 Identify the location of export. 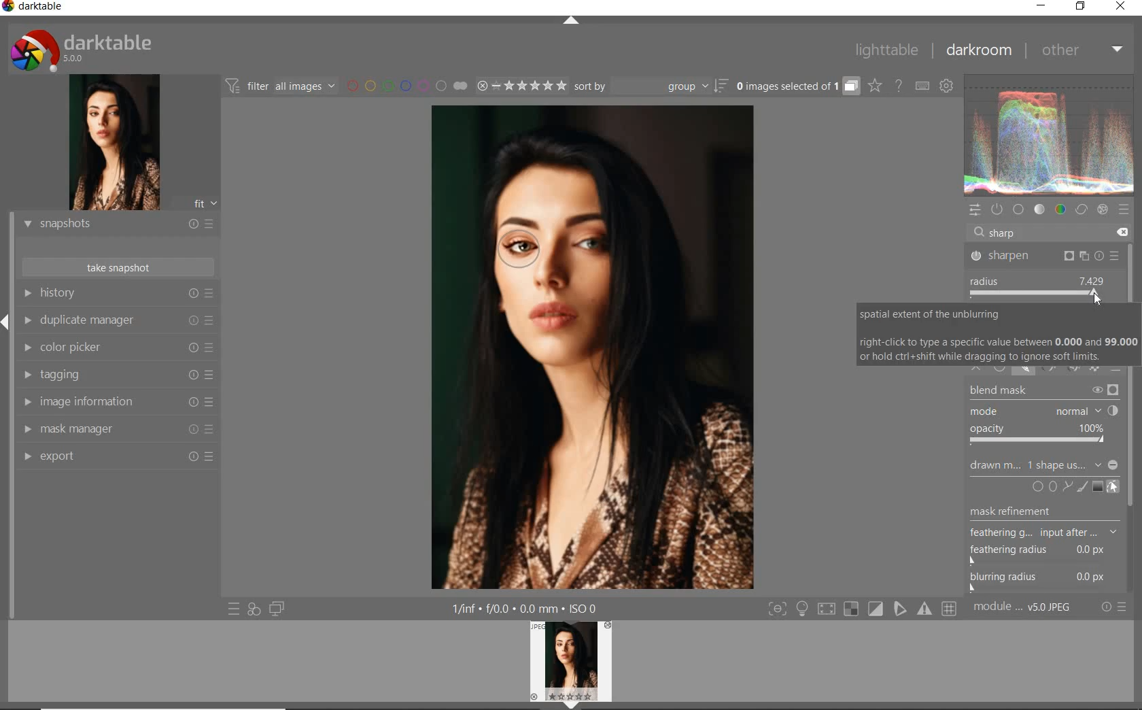
(117, 458).